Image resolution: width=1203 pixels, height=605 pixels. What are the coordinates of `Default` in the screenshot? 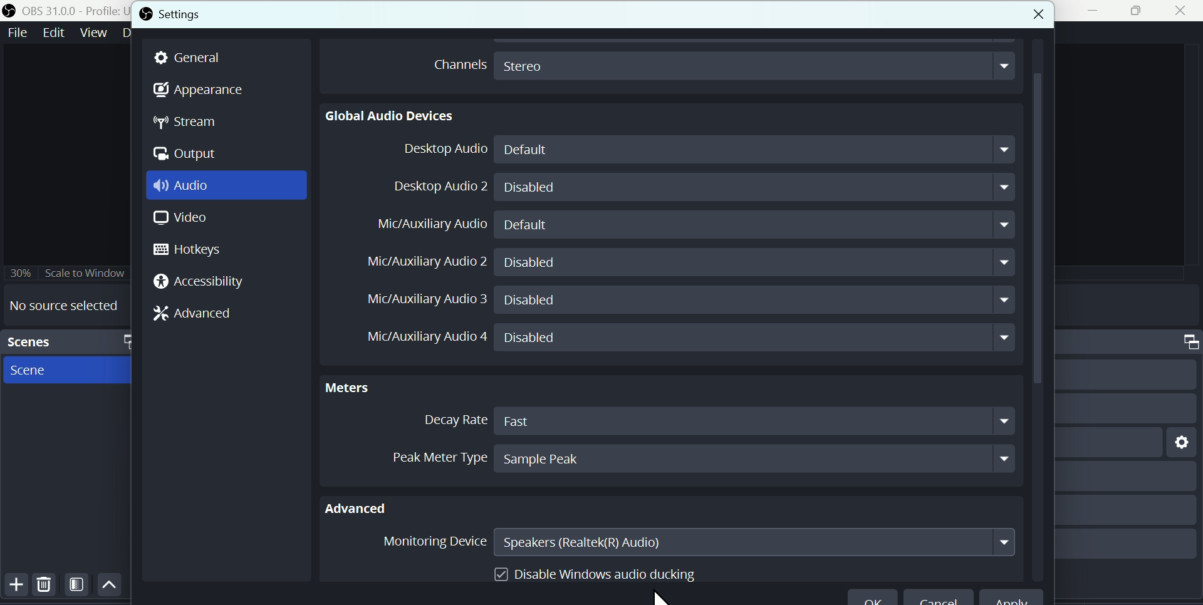 It's located at (760, 150).